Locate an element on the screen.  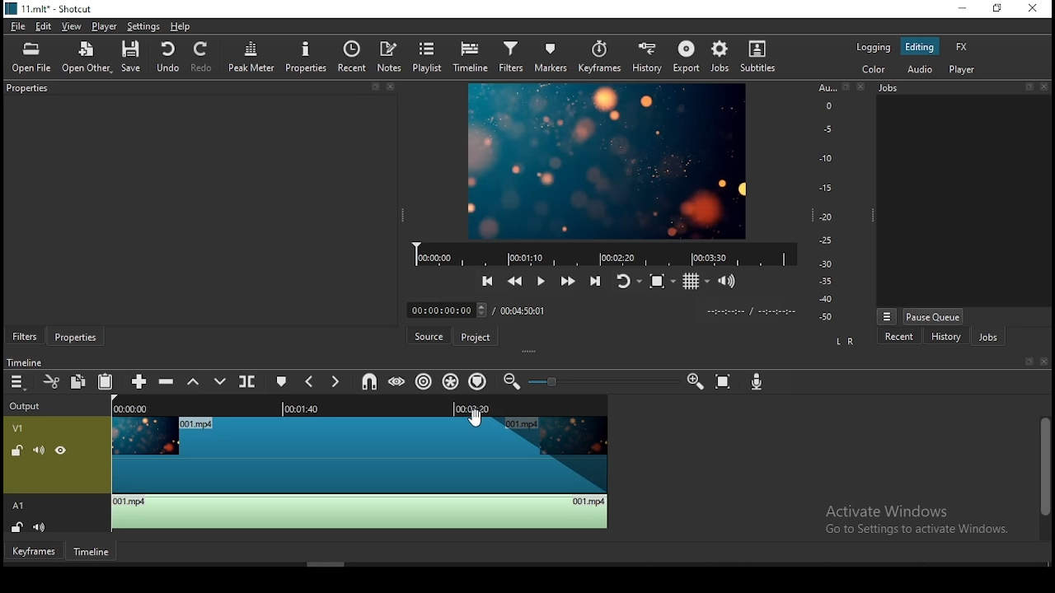
history is located at coordinates (645, 58).